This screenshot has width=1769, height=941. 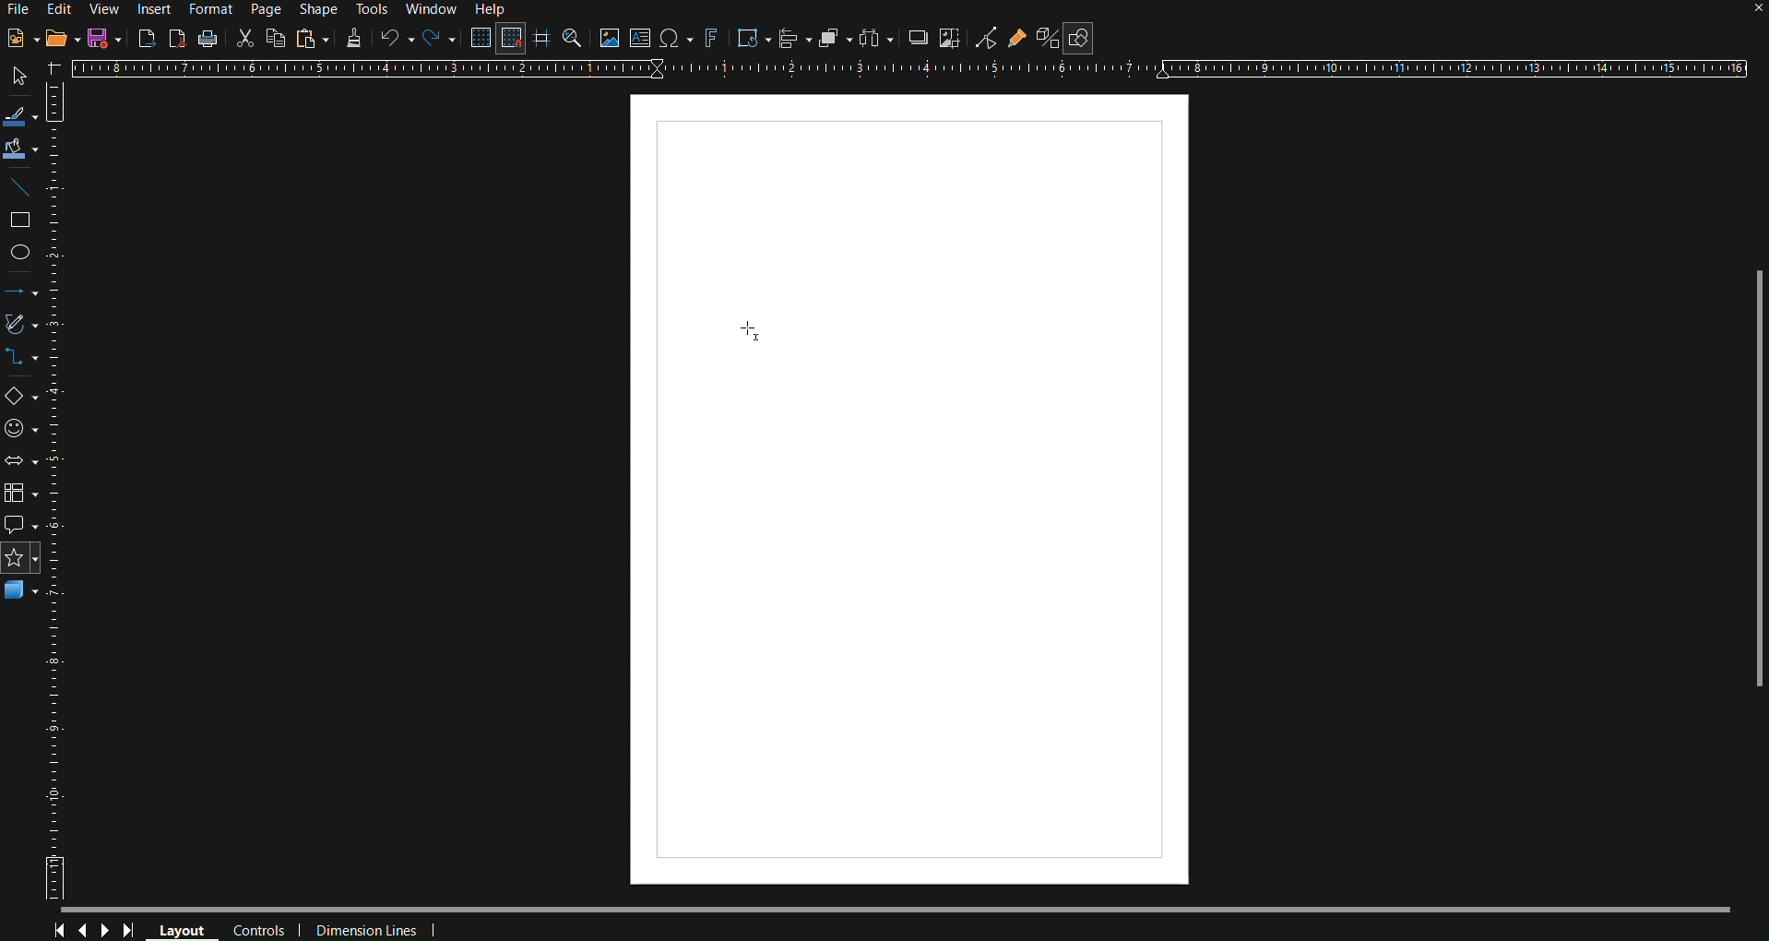 What do you see at coordinates (543, 40) in the screenshot?
I see `Guidelines while moving` at bounding box center [543, 40].